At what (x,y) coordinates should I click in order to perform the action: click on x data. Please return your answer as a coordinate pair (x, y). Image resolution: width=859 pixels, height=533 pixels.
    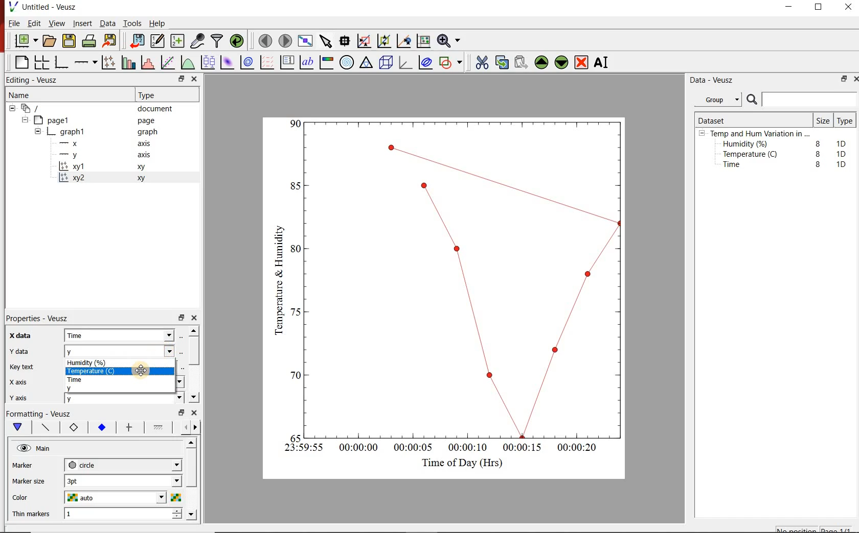
    Looking at the image, I should click on (26, 333).